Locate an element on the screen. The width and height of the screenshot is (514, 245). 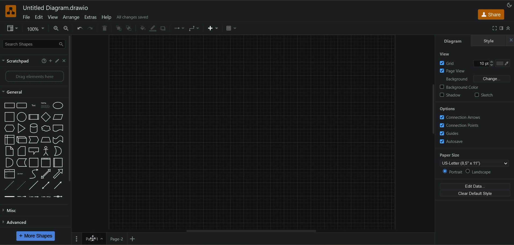
waypoints is located at coordinates (194, 28).